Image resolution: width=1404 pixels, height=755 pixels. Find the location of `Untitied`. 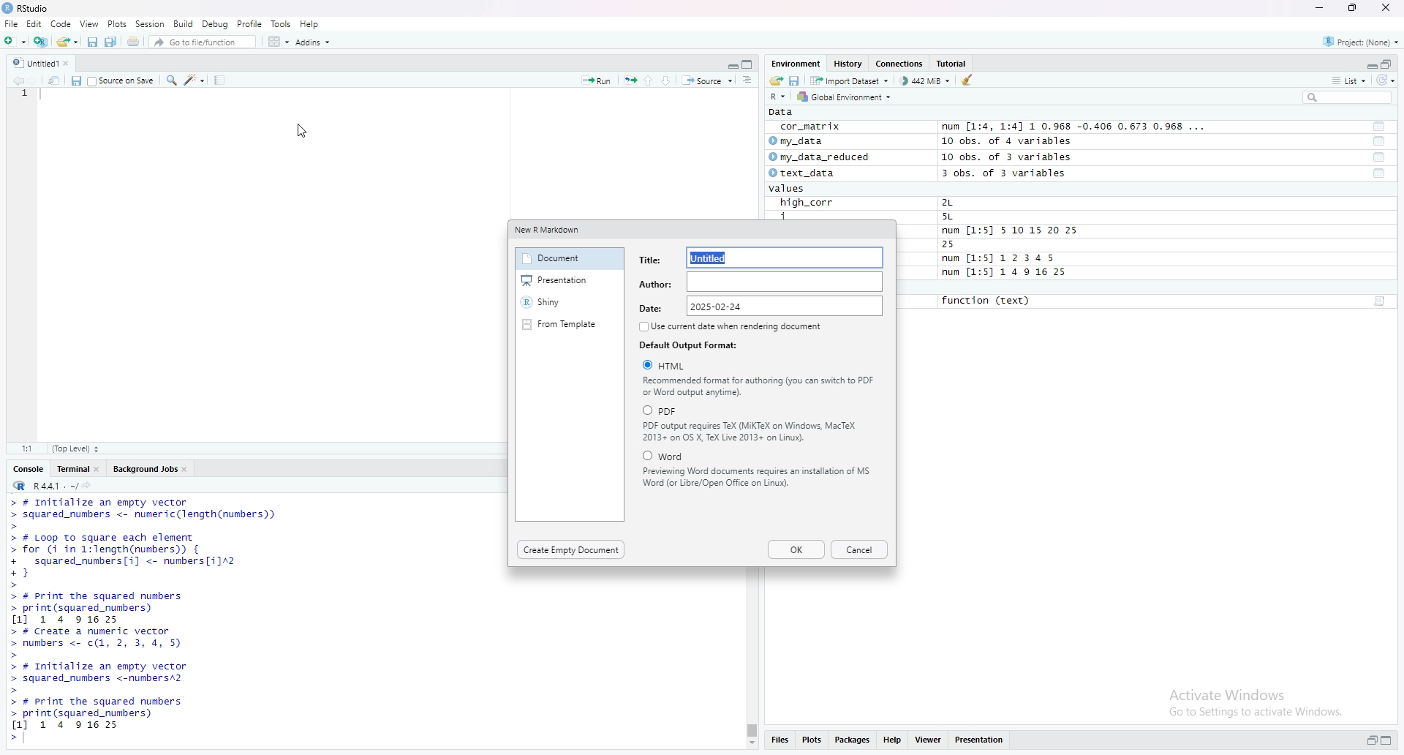

Untitied is located at coordinates (785, 257).